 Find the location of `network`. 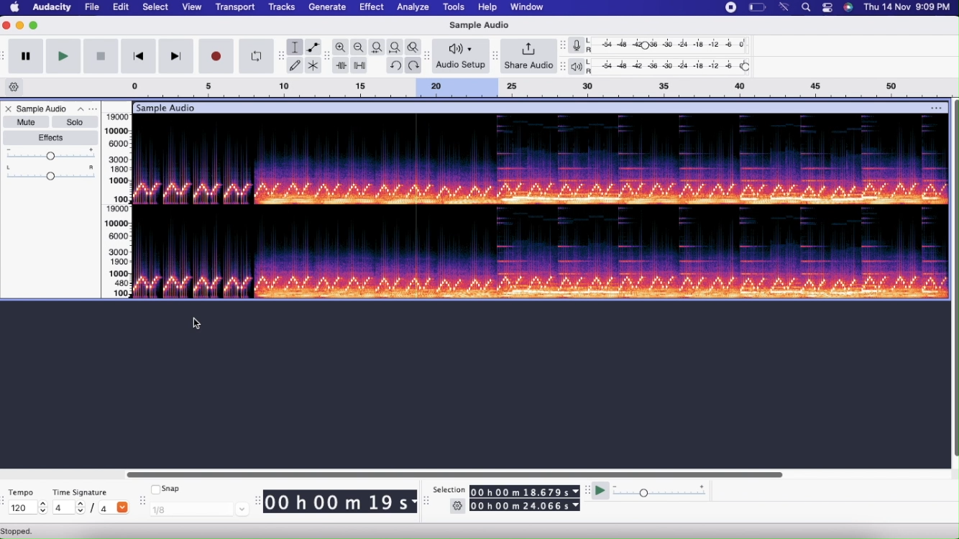

network is located at coordinates (784, 8).